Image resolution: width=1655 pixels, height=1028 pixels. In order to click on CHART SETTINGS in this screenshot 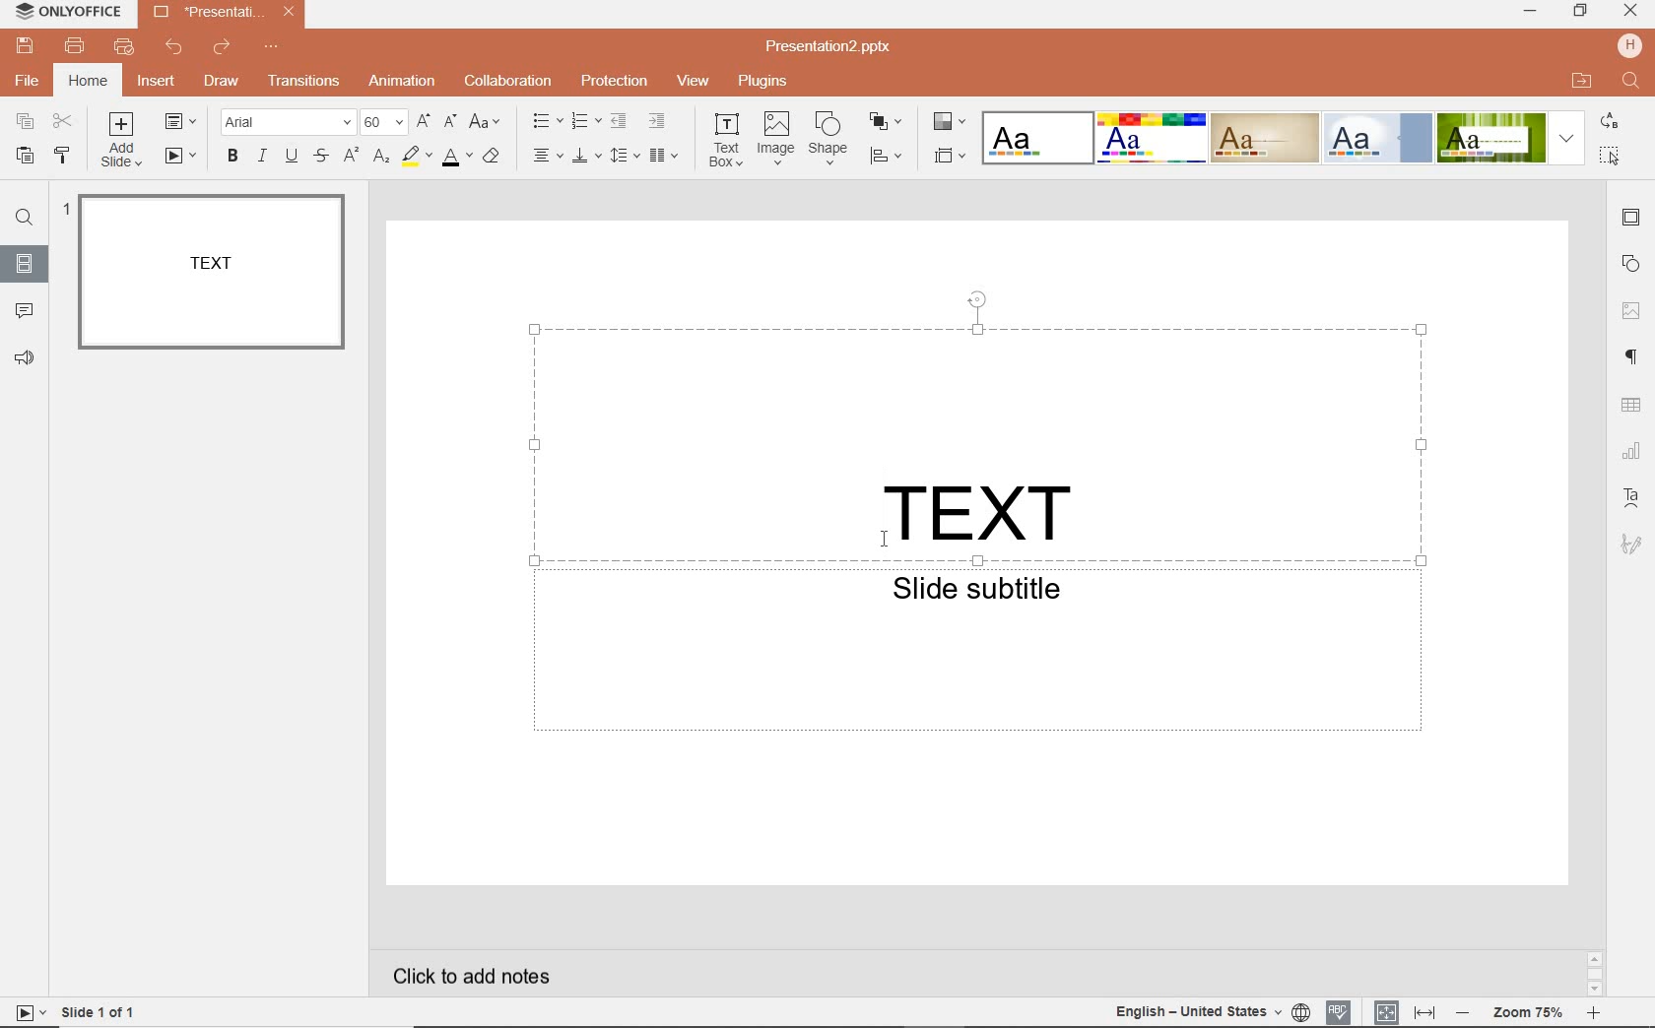, I will do `click(1632, 449)`.